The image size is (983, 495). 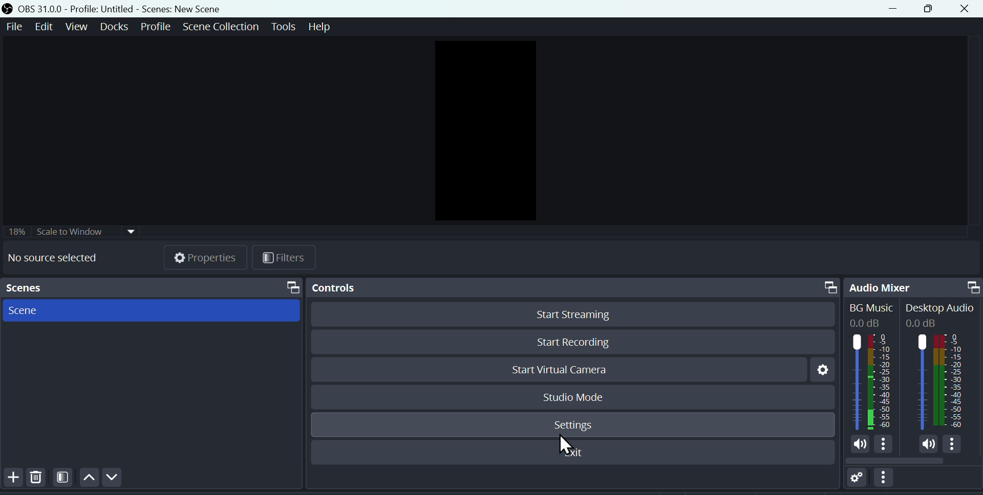 I want to click on Edit, so click(x=44, y=28).